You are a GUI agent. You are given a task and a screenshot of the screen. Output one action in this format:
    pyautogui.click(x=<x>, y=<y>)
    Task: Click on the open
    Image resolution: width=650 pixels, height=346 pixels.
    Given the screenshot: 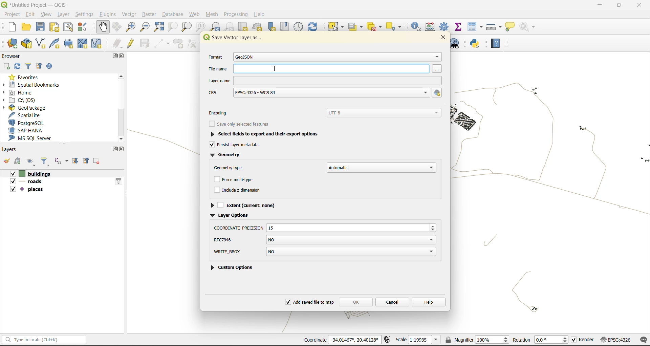 What is the action you would take?
    pyautogui.click(x=25, y=27)
    